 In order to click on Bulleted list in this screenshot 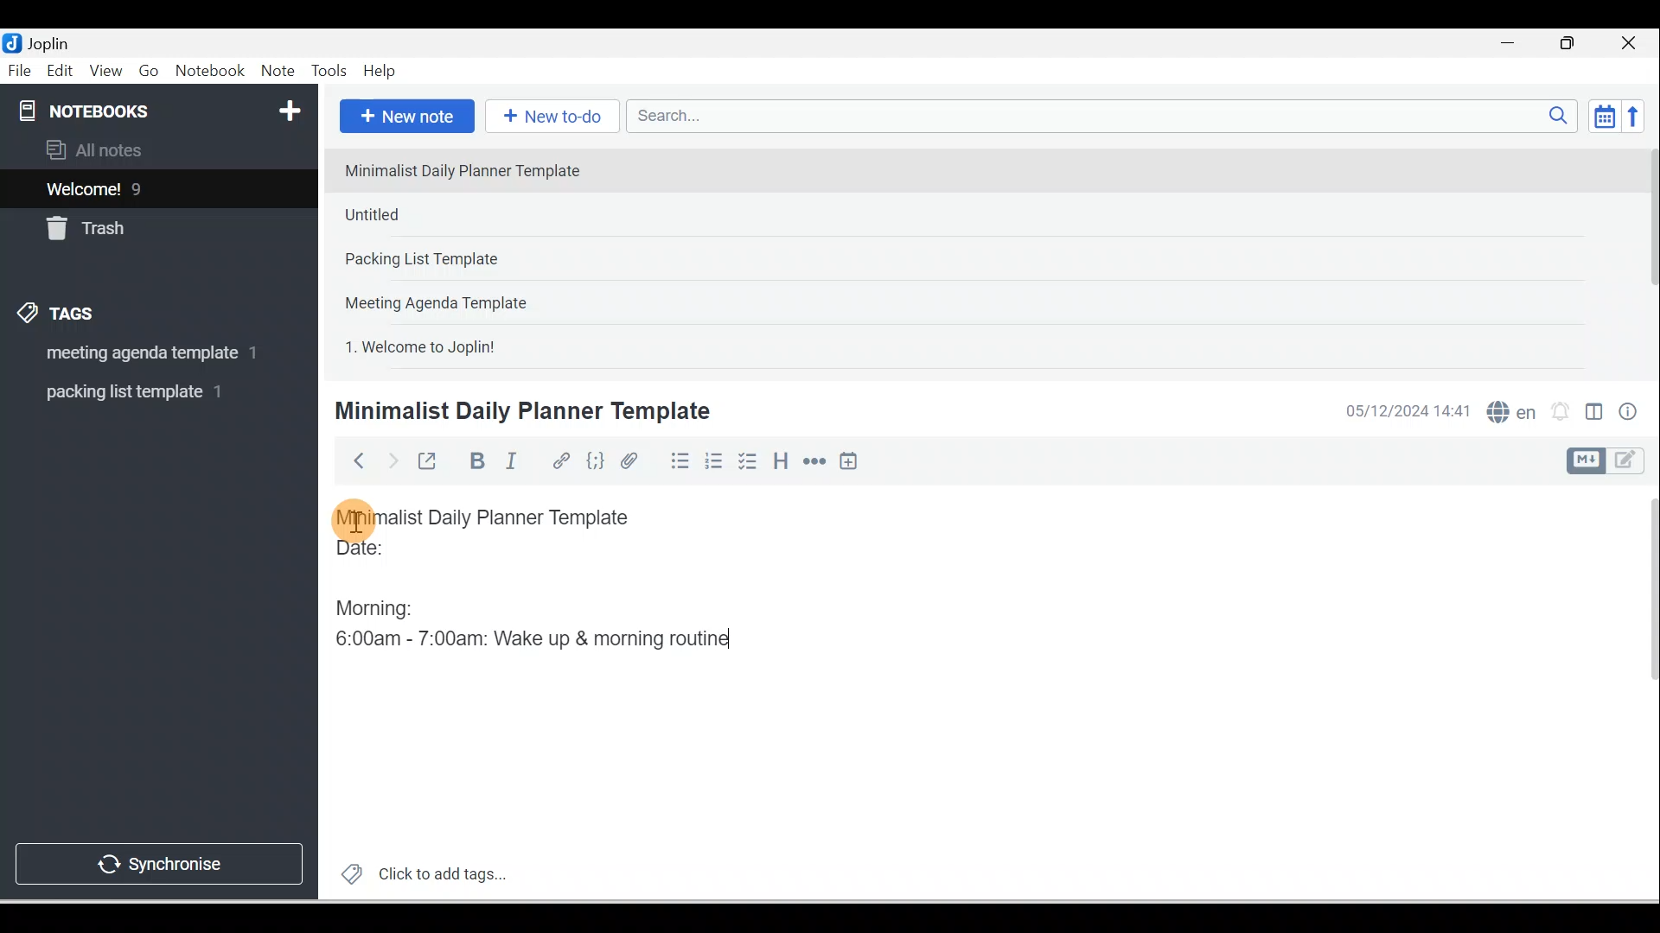, I will do `click(676, 460)`.